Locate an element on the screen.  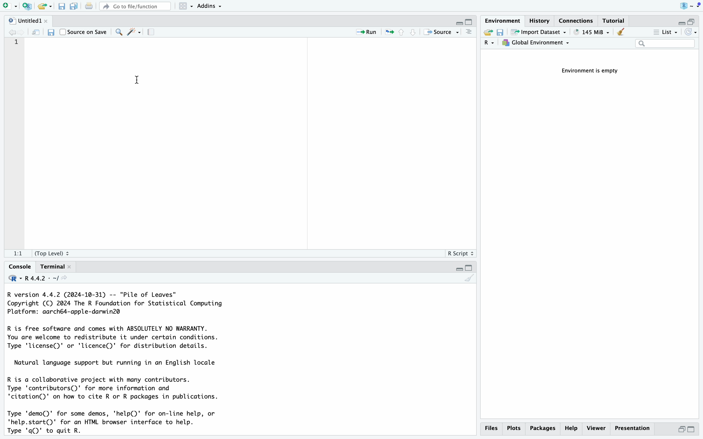
save workspace as is located at coordinates (502, 33).